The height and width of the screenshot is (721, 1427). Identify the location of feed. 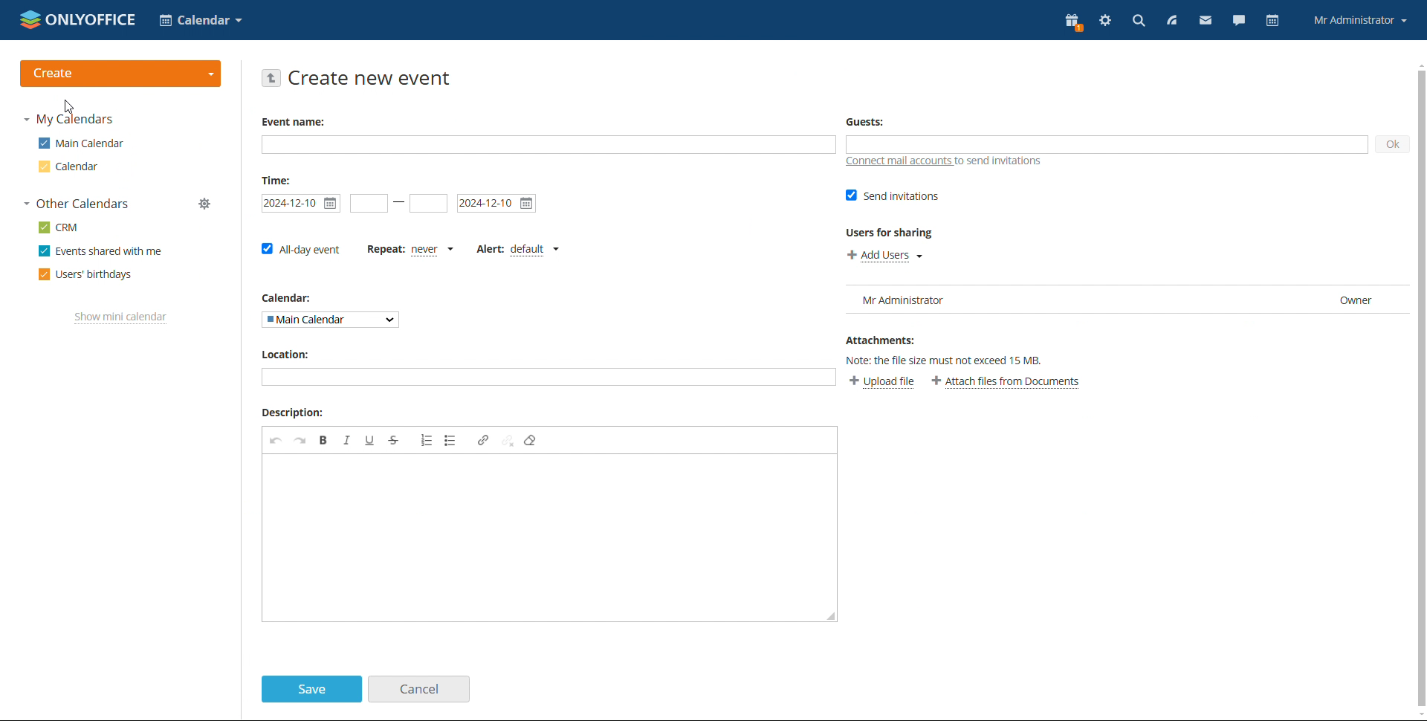
(1171, 22).